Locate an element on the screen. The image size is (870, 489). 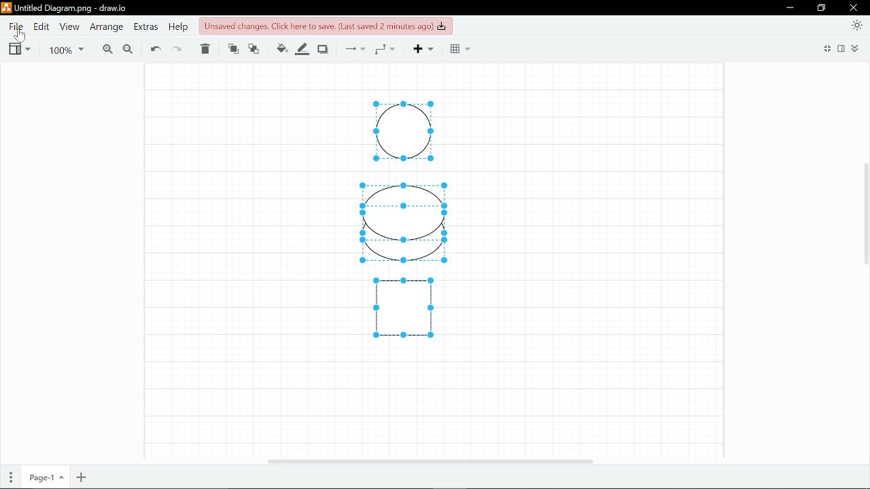
Add page is located at coordinates (82, 477).